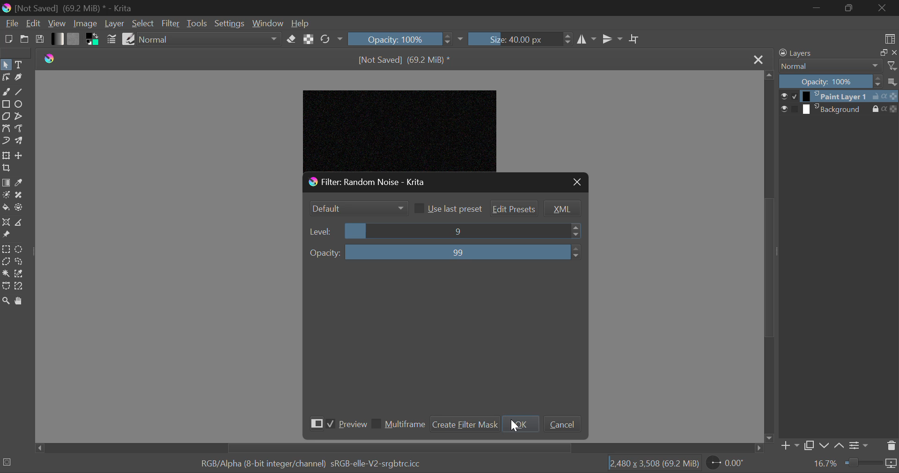  What do you see at coordinates (889, 38) in the screenshot?
I see `Choose Workspace` at bounding box center [889, 38].